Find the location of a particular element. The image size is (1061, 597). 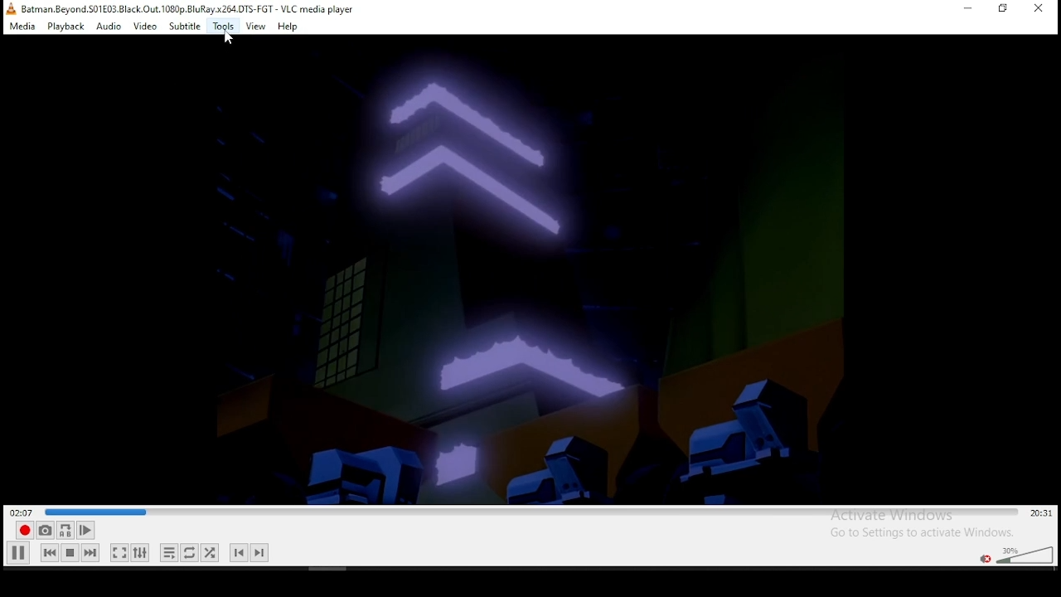

frame by frame is located at coordinates (85, 530).